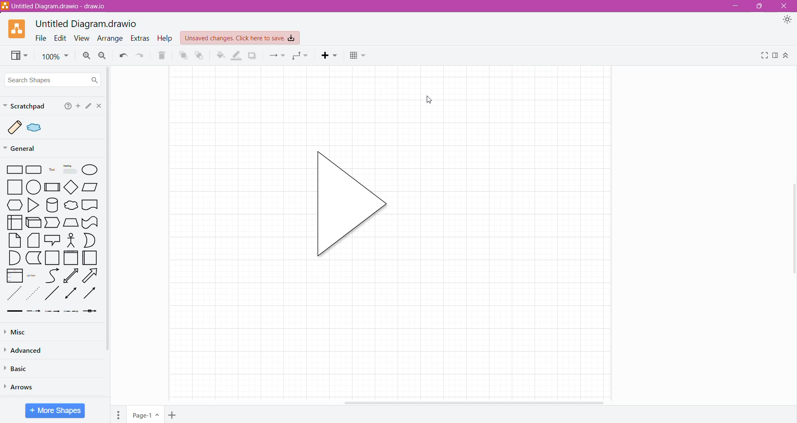 The width and height of the screenshot is (797, 423). What do you see at coordinates (477, 401) in the screenshot?
I see `Horizontal Scroll Bar` at bounding box center [477, 401].